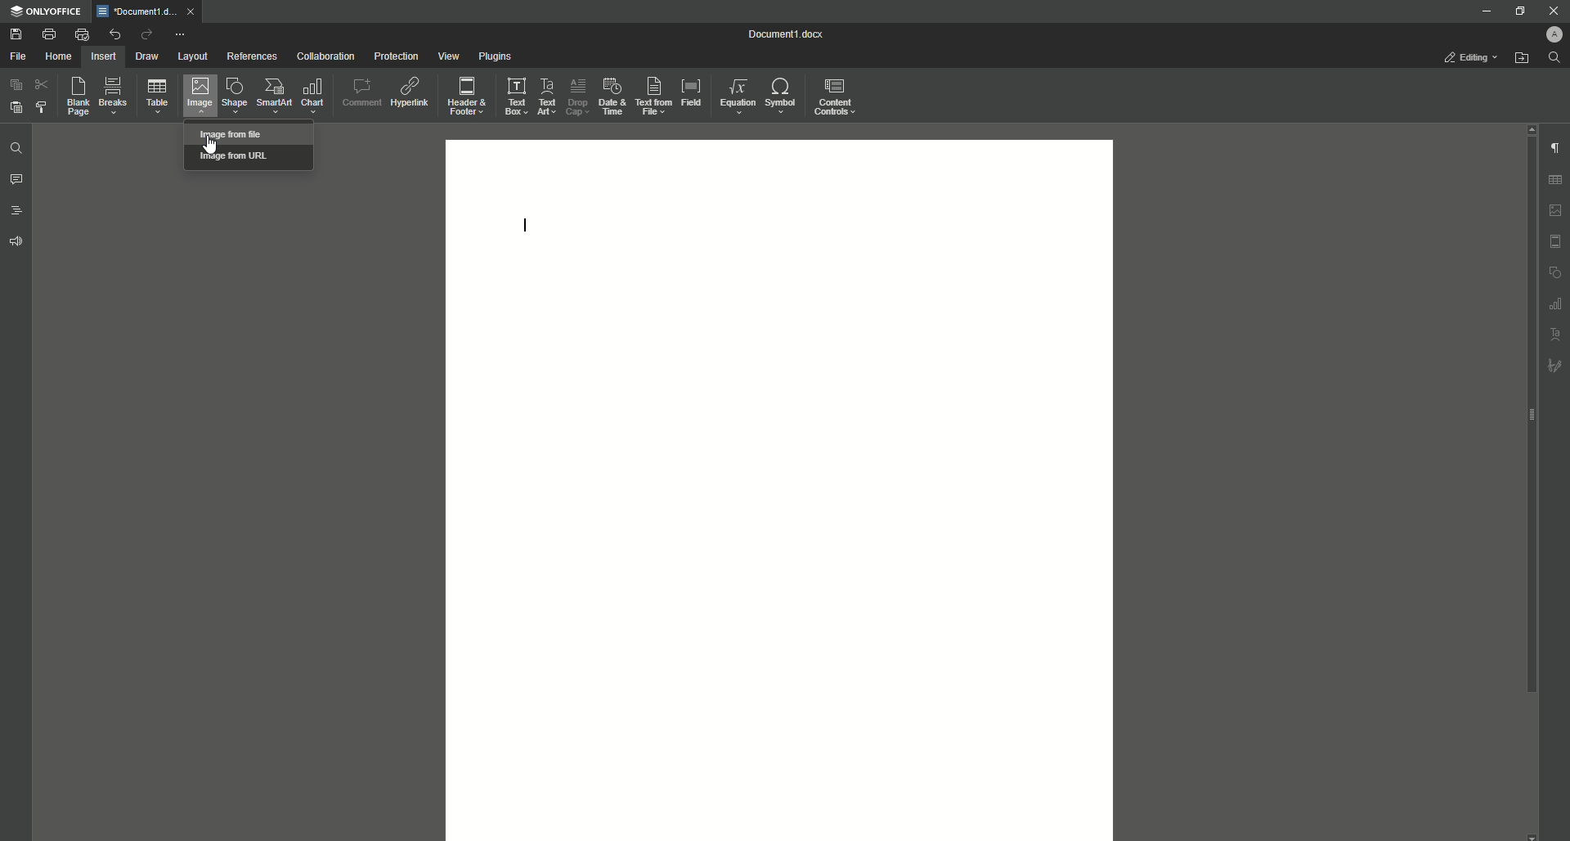 The image size is (1570, 841). I want to click on Home, so click(58, 57).